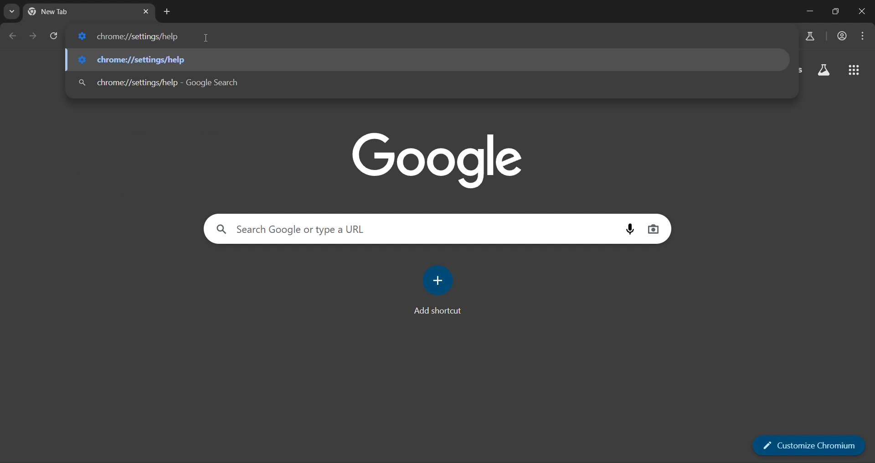 The width and height of the screenshot is (875, 463). What do you see at coordinates (809, 445) in the screenshot?
I see `customize chromium` at bounding box center [809, 445].